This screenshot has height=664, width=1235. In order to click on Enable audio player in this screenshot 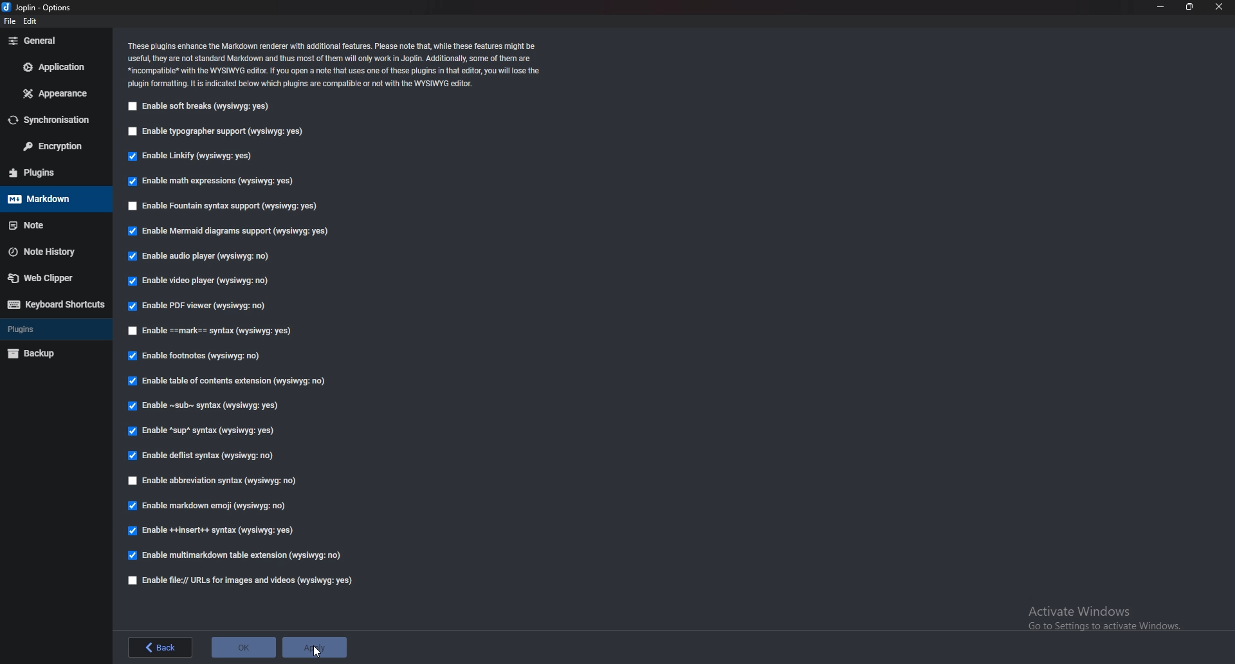, I will do `click(201, 257)`.